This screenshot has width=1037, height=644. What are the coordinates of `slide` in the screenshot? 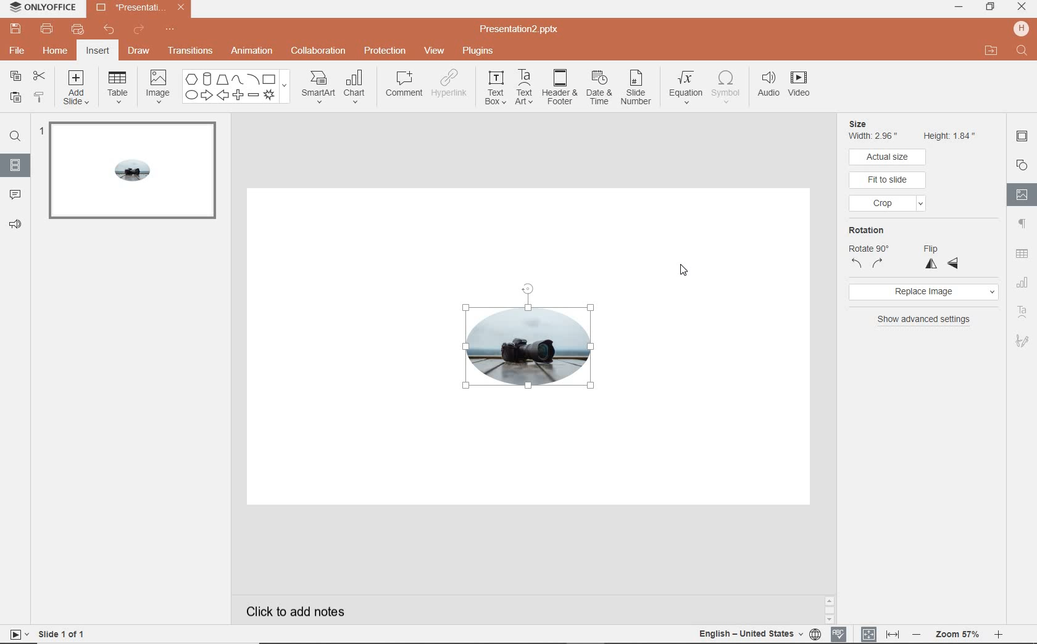 It's located at (130, 175).